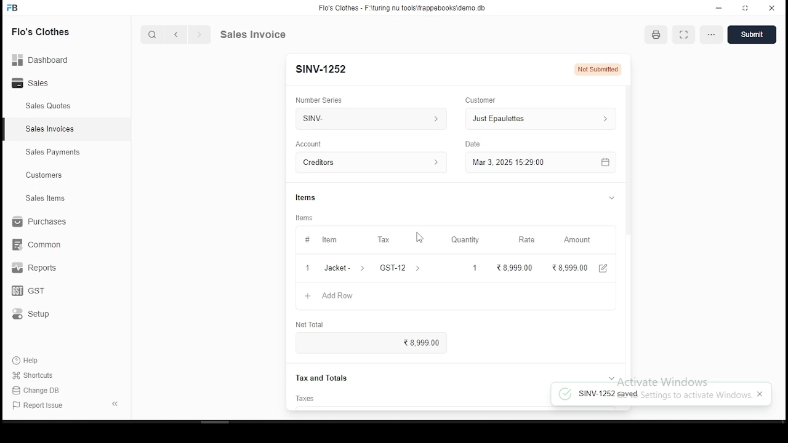  Describe the element at coordinates (322, 96) in the screenshot. I see `number series` at that location.